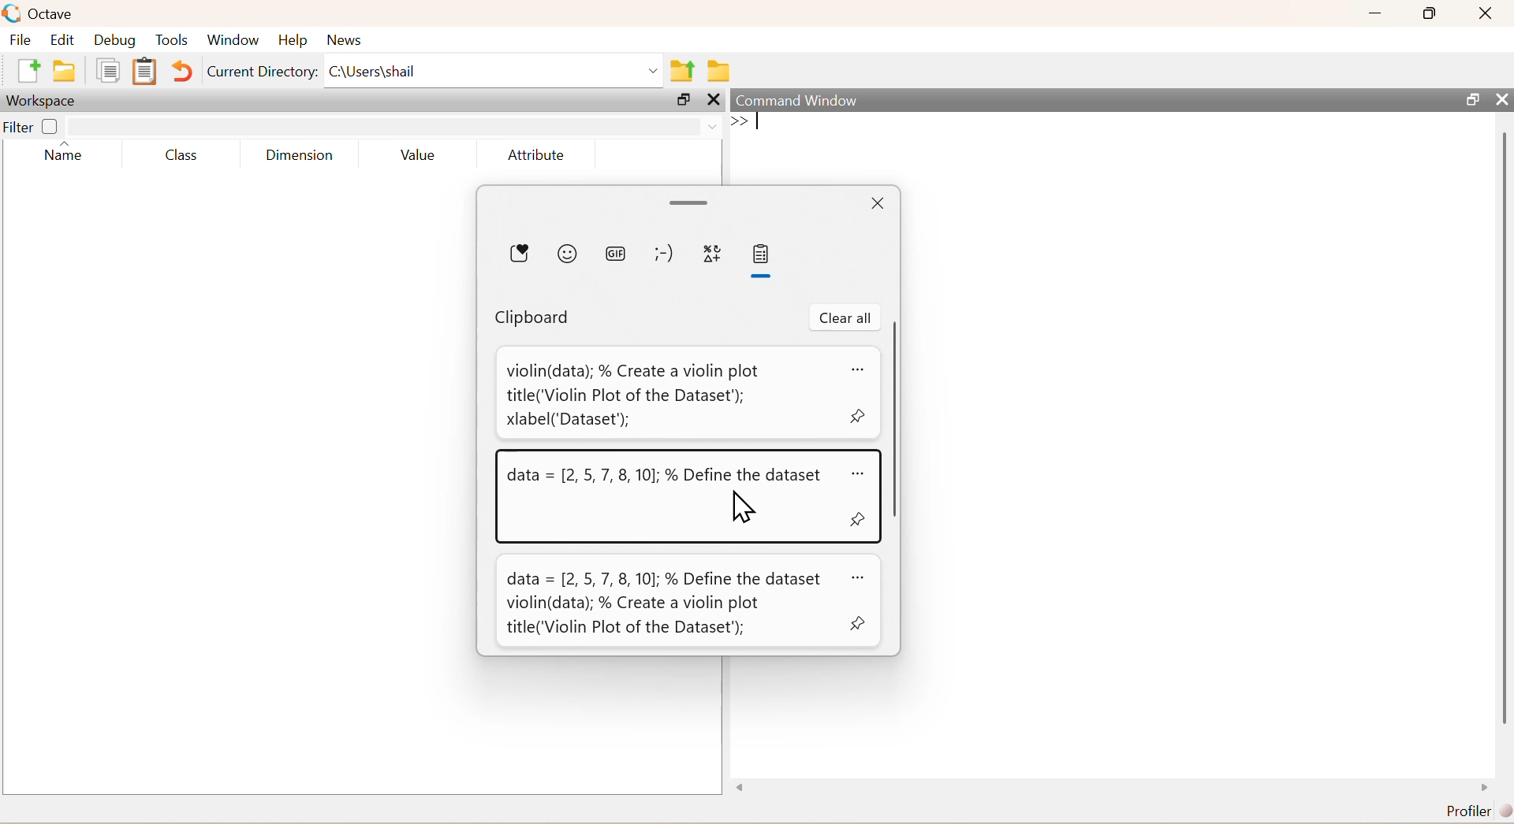 Image resolution: width=1514 pixels, height=824 pixels. What do you see at coordinates (533, 318) in the screenshot?
I see `Clipboard` at bounding box center [533, 318].